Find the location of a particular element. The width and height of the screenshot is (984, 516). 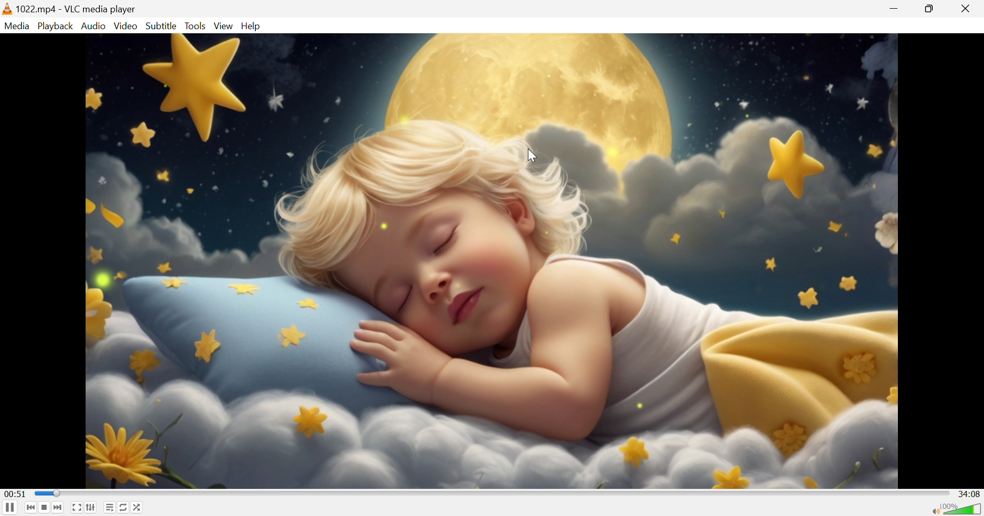

Media is located at coordinates (17, 25).